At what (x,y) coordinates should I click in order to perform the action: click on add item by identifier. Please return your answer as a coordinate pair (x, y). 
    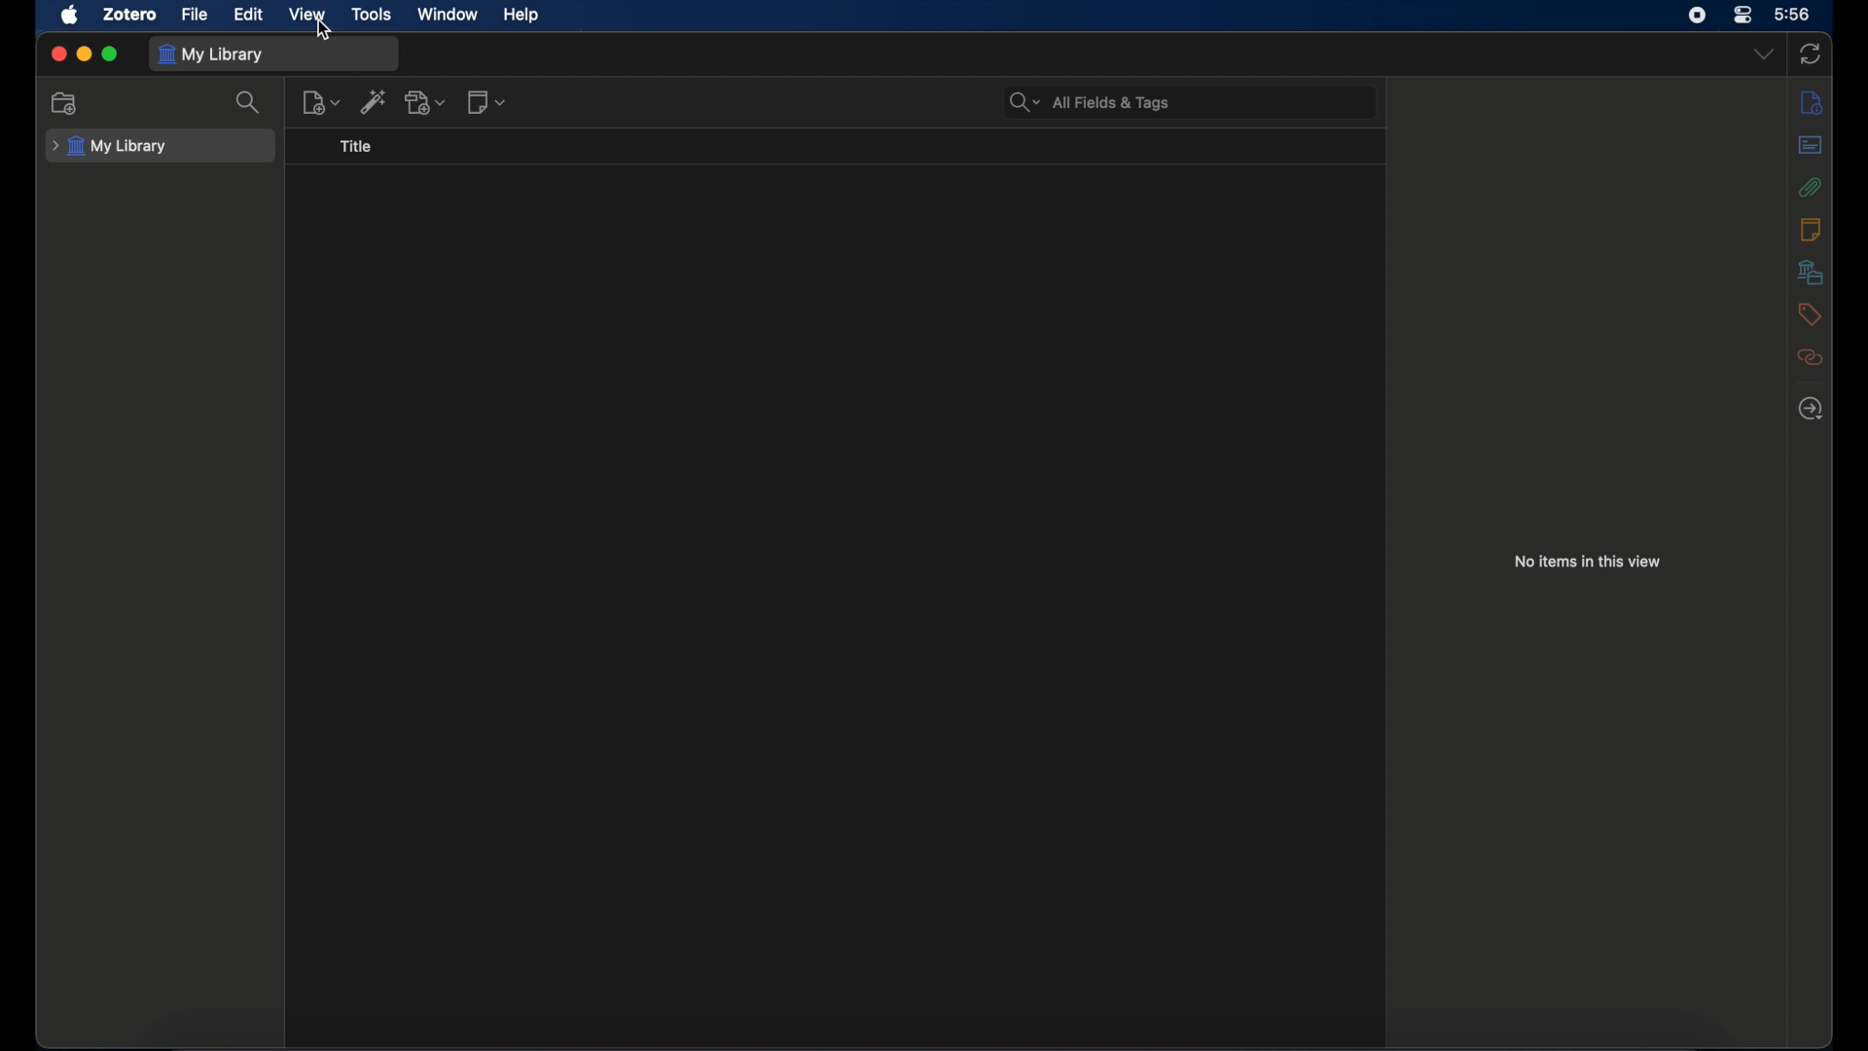
    Looking at the image, I should click on (375, 101).